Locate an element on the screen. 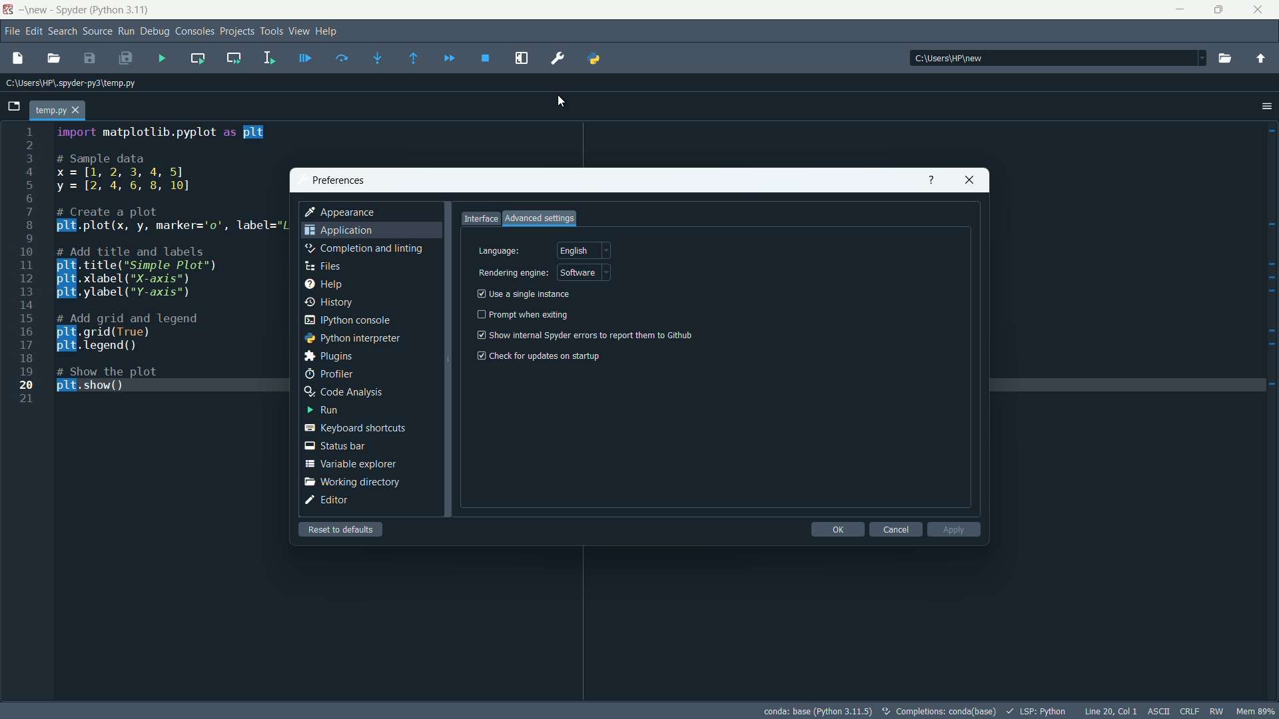  debug file is located at coordinates (306, 59).